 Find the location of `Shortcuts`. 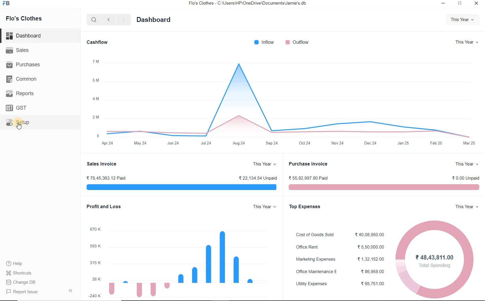

Shortcuts is located at coordinates (19, 273).